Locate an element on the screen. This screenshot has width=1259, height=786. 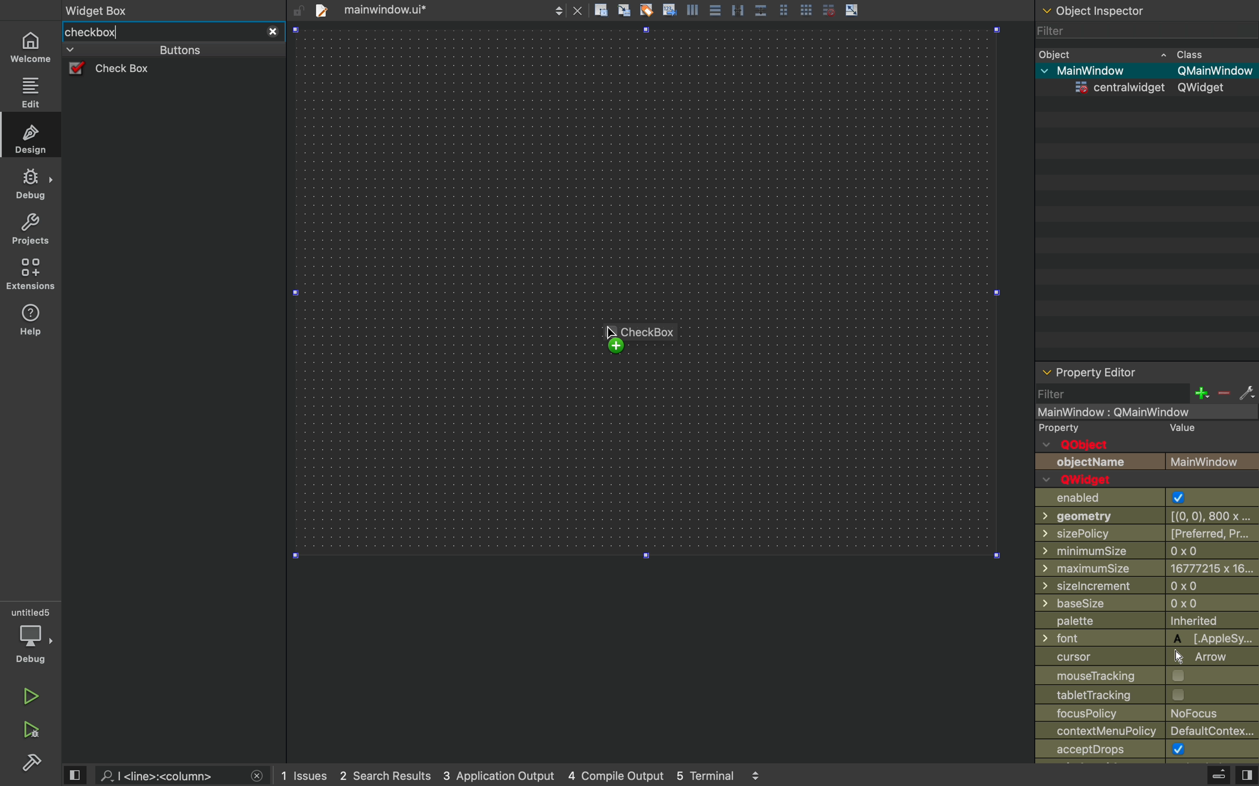
close is located at coordinates (579, 10).